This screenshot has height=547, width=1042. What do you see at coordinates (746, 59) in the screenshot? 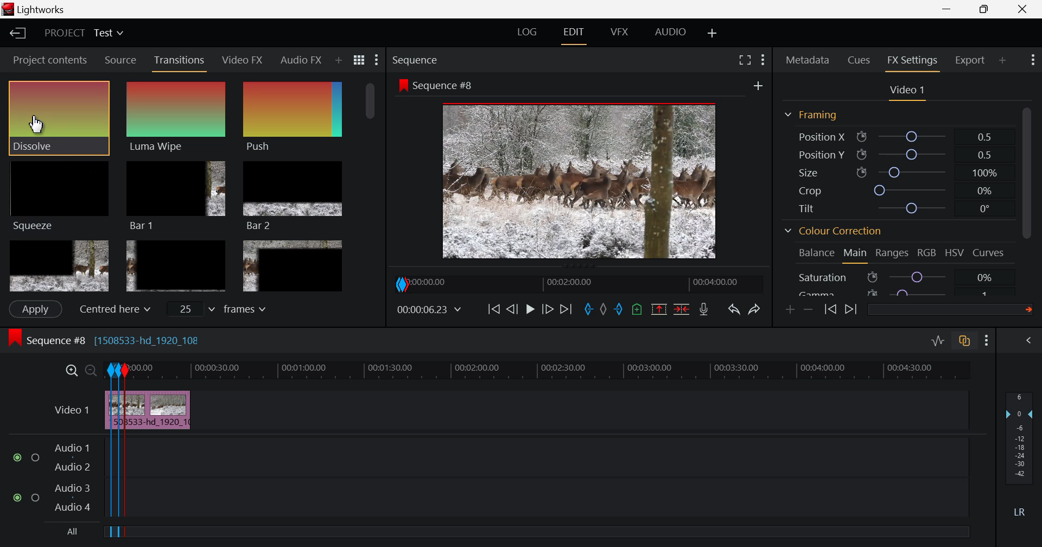
I see `Full Screen` at bounding box center [746, 59].